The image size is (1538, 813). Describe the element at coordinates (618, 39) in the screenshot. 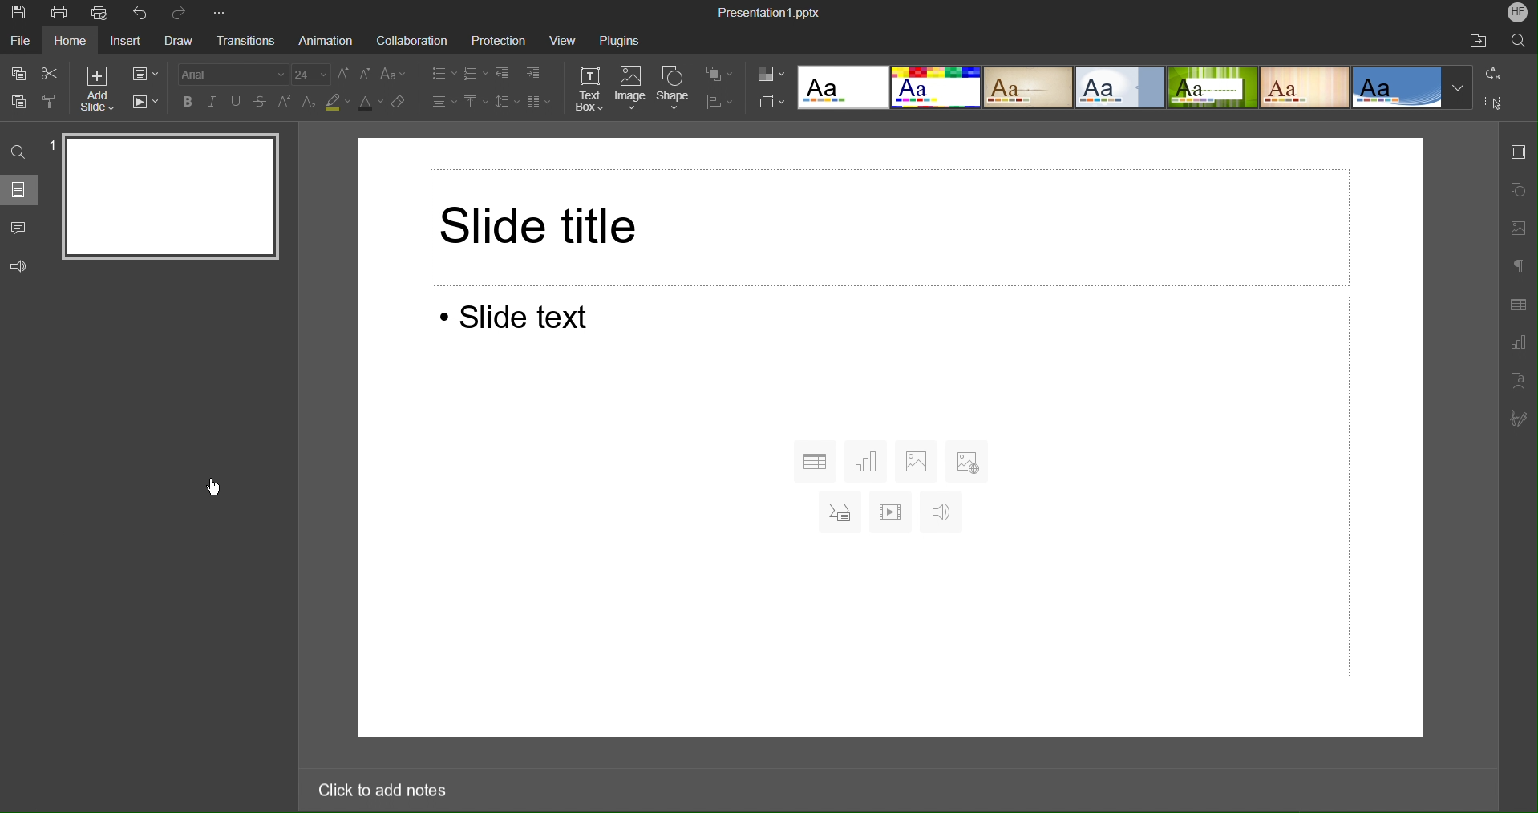

I see `Plugins` at that location.